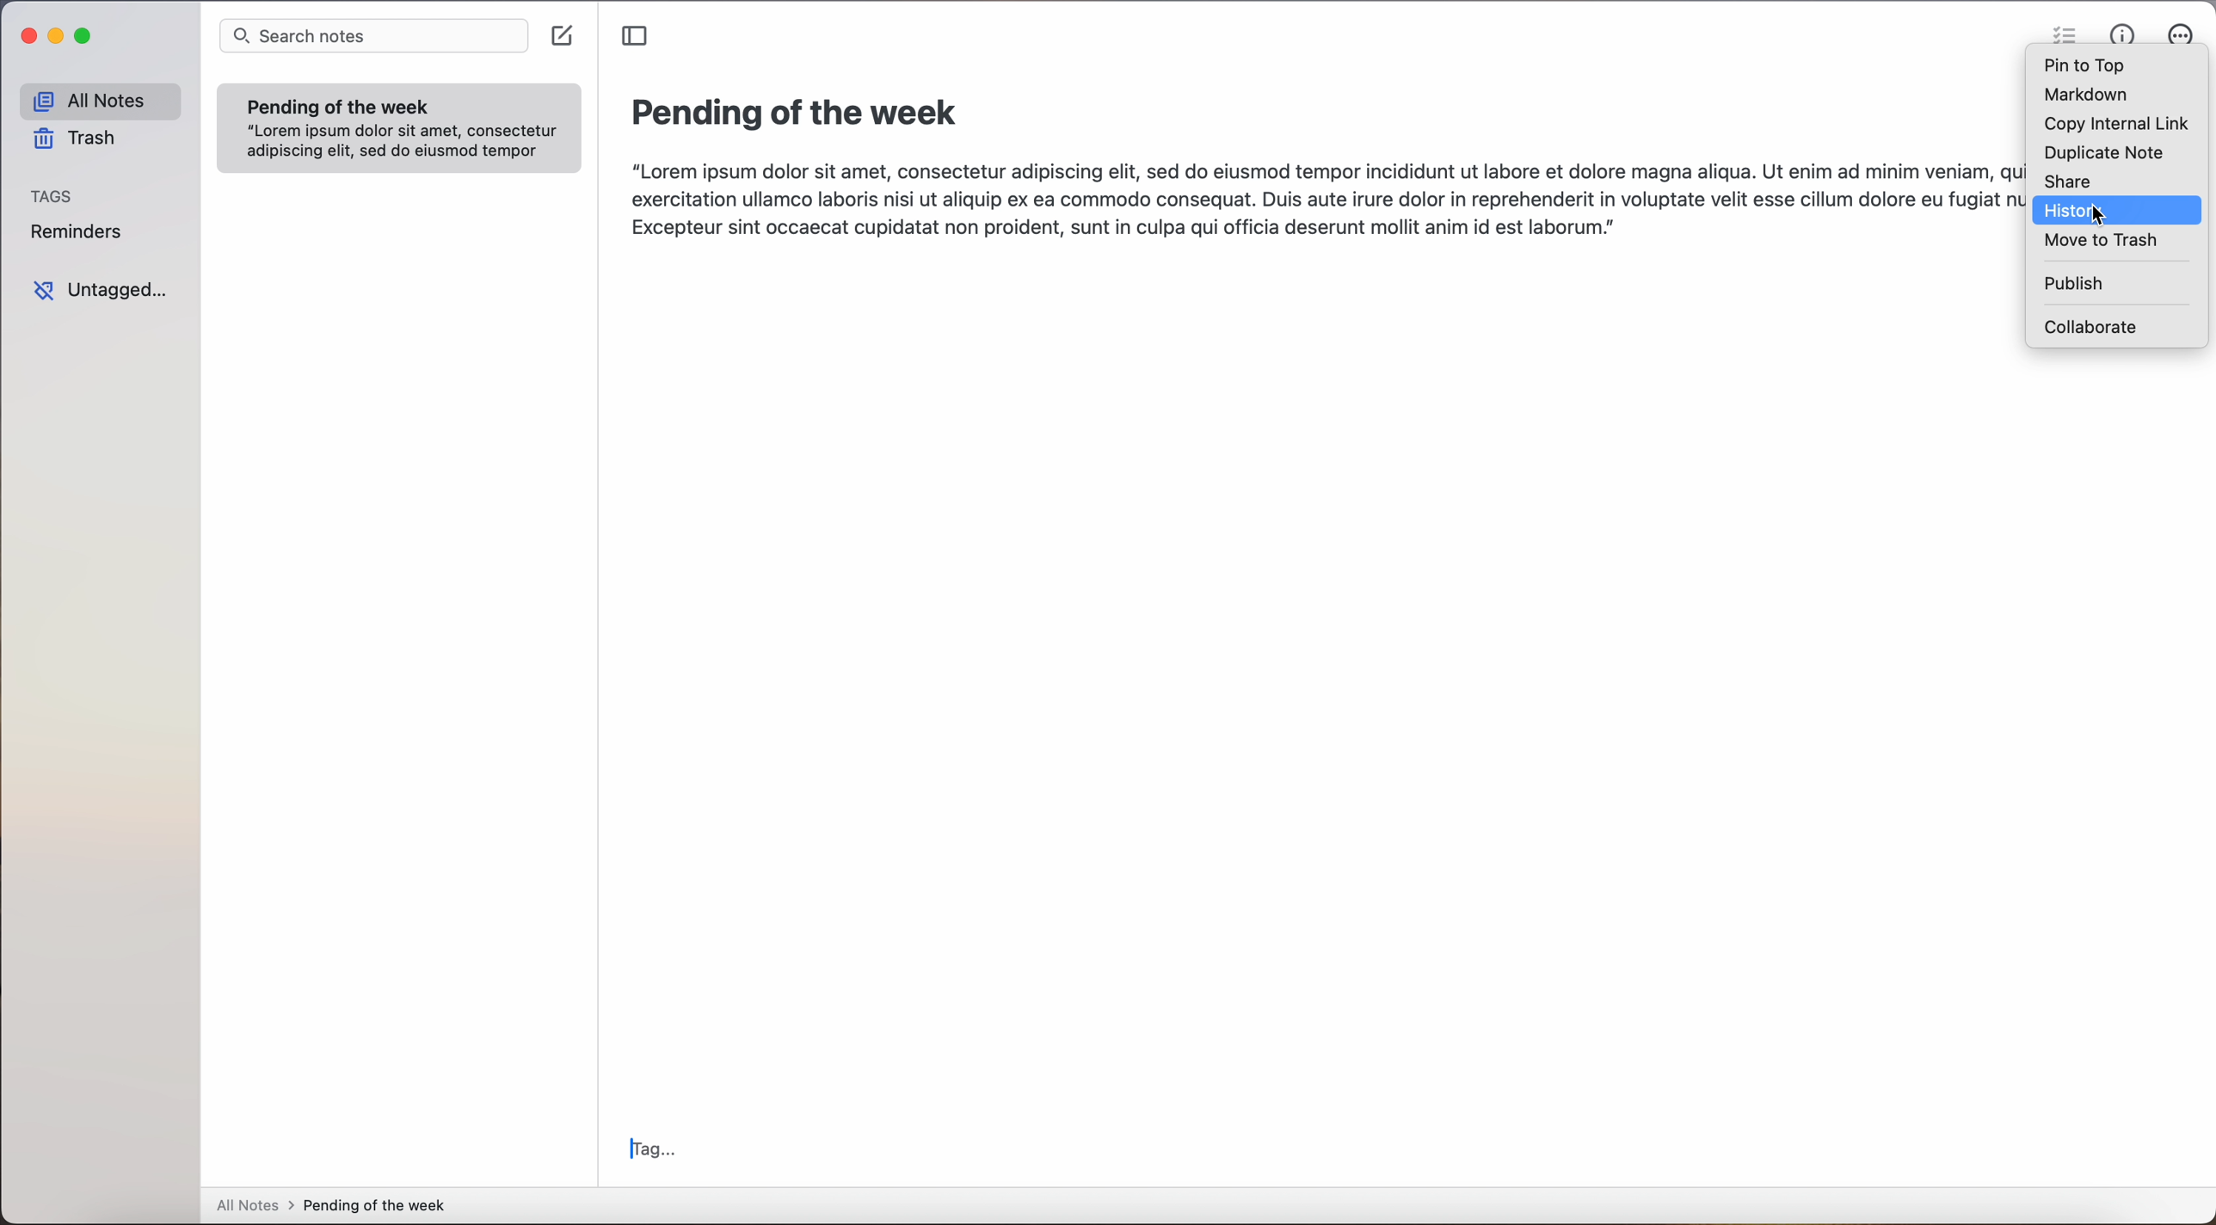  What do you see at coordinates (57, 35) in the screenshot?
I see `minimize Simplenote` at bounding box center [57, 35].